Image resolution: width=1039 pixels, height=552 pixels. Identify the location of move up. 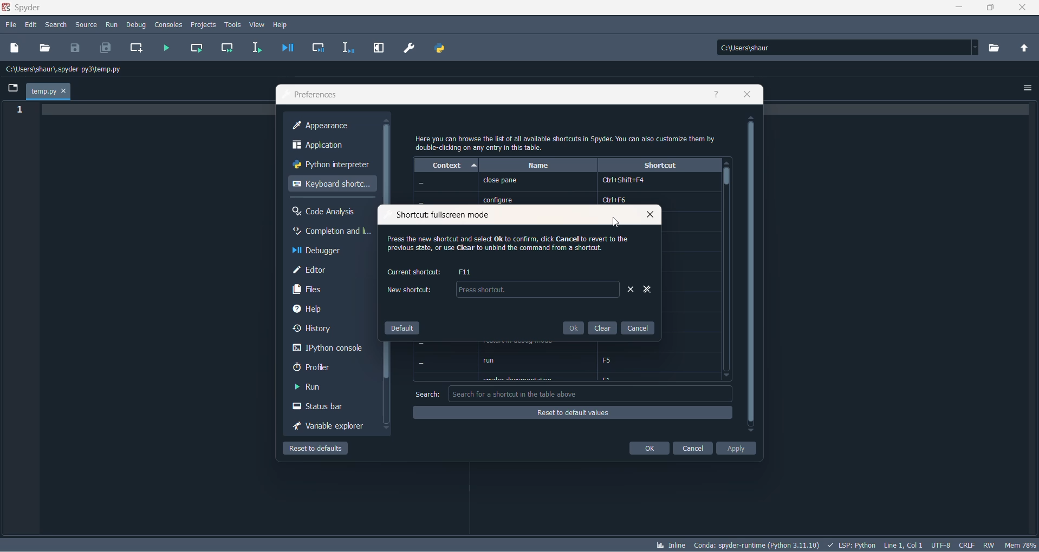
(387, 120).